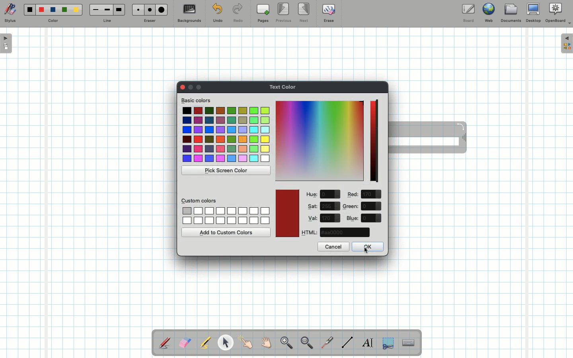 The image size is (573, 358). Describe the element at coordinates (29, 10) in the screenshot. I see `Black` at that location.